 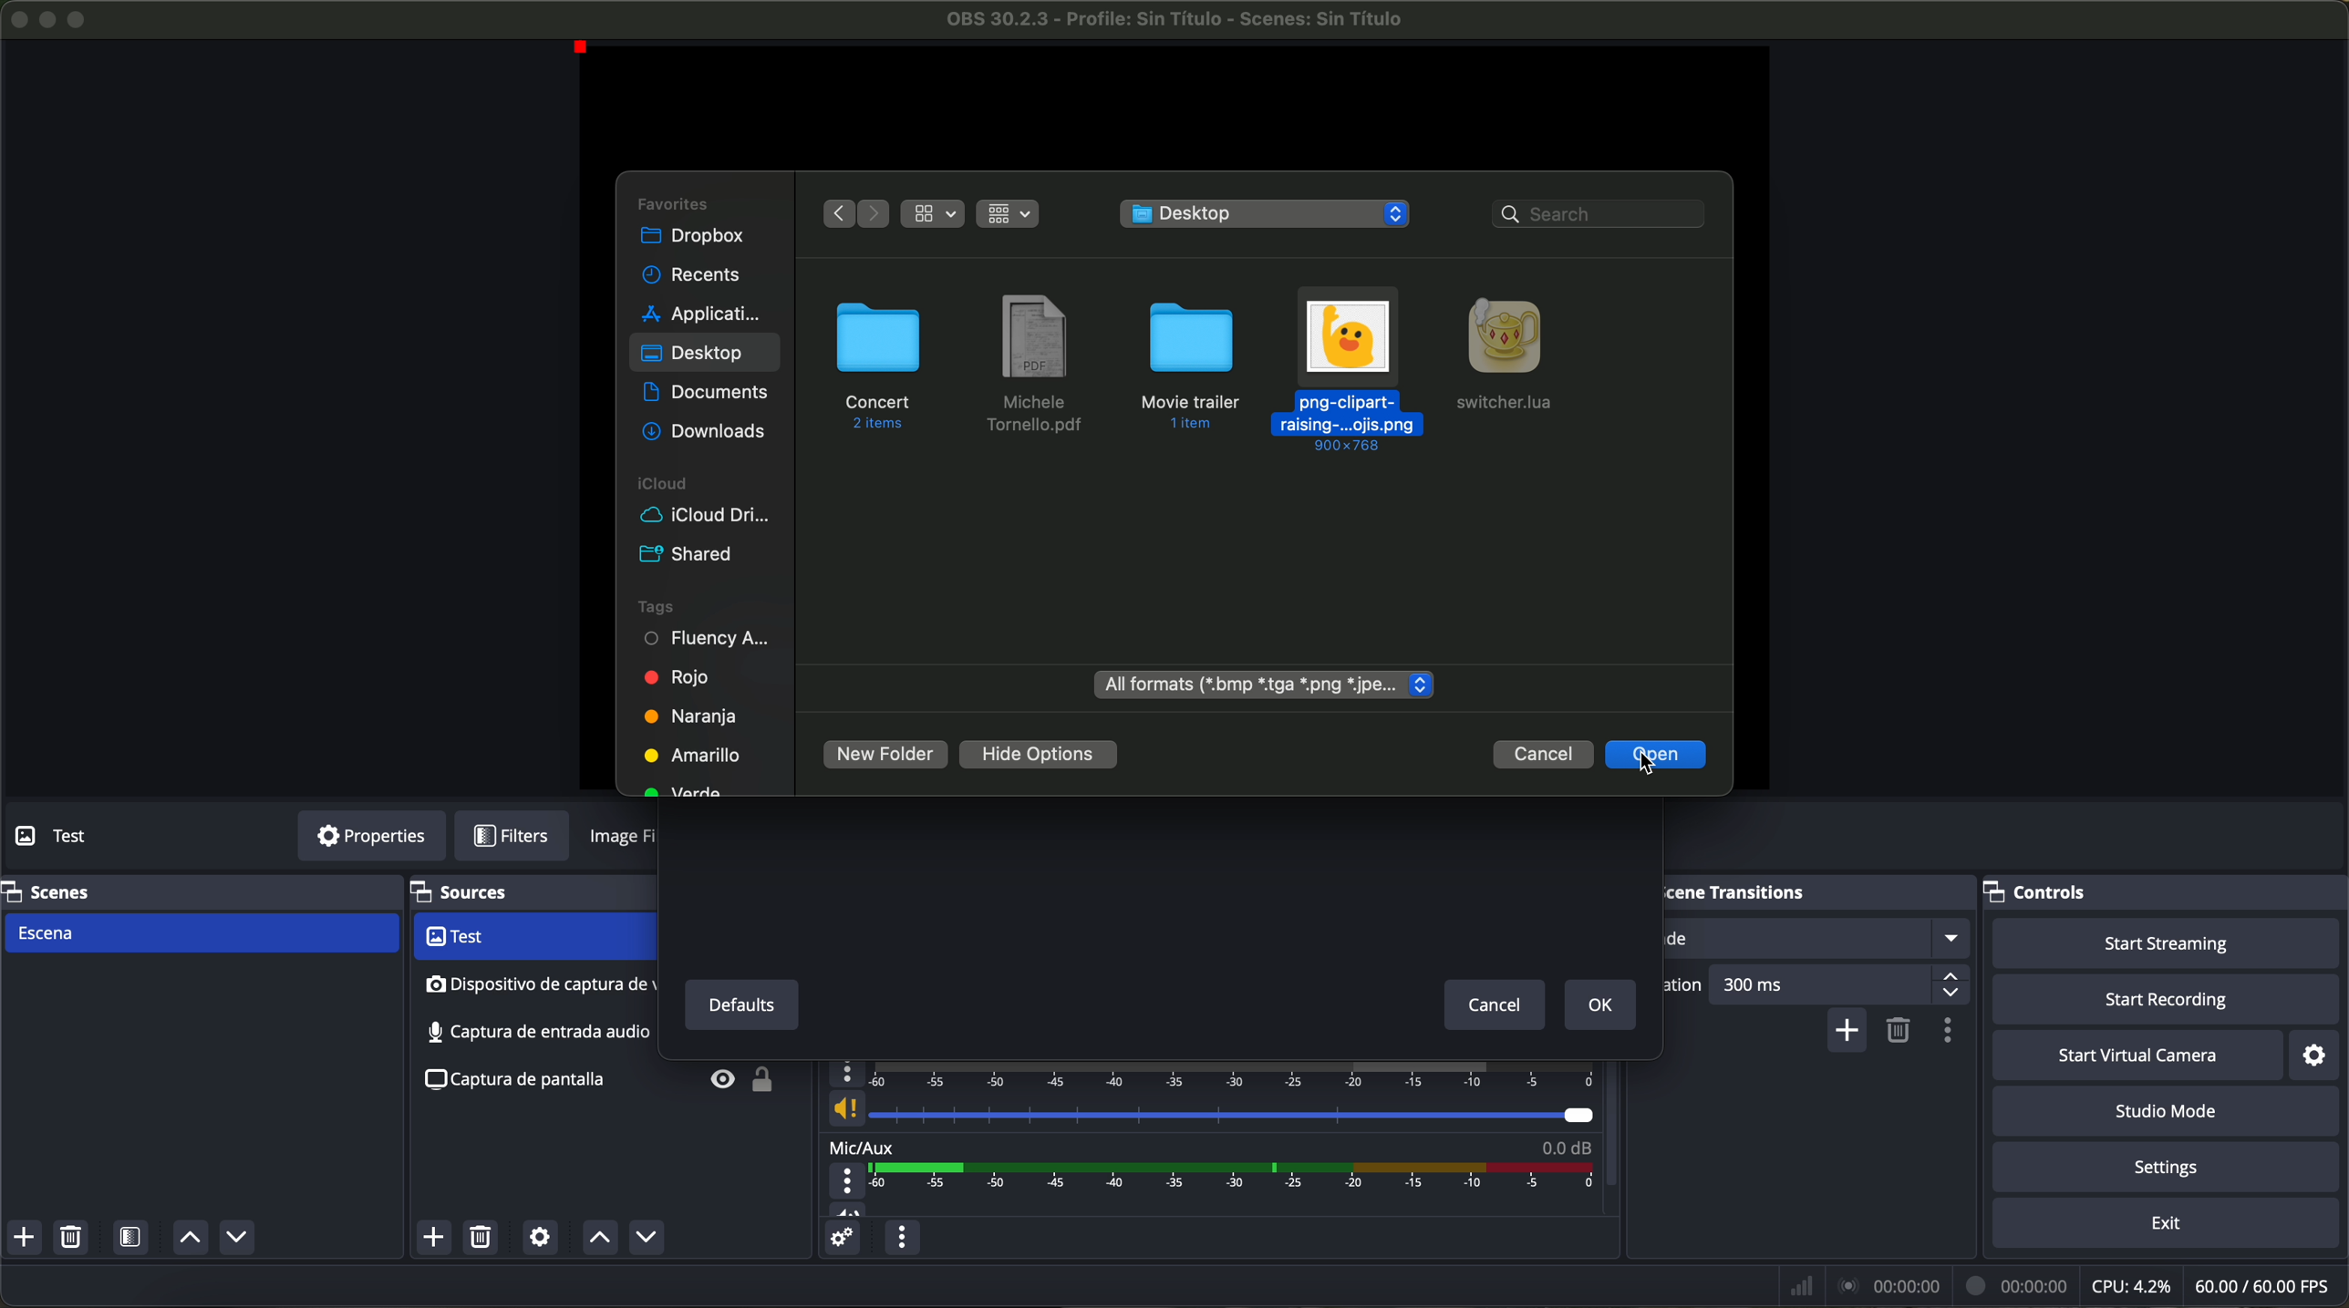 What do you see at coordinates (599, 1238) in the screenshot?
I see `move source up` at bounding box center [599, 1238].